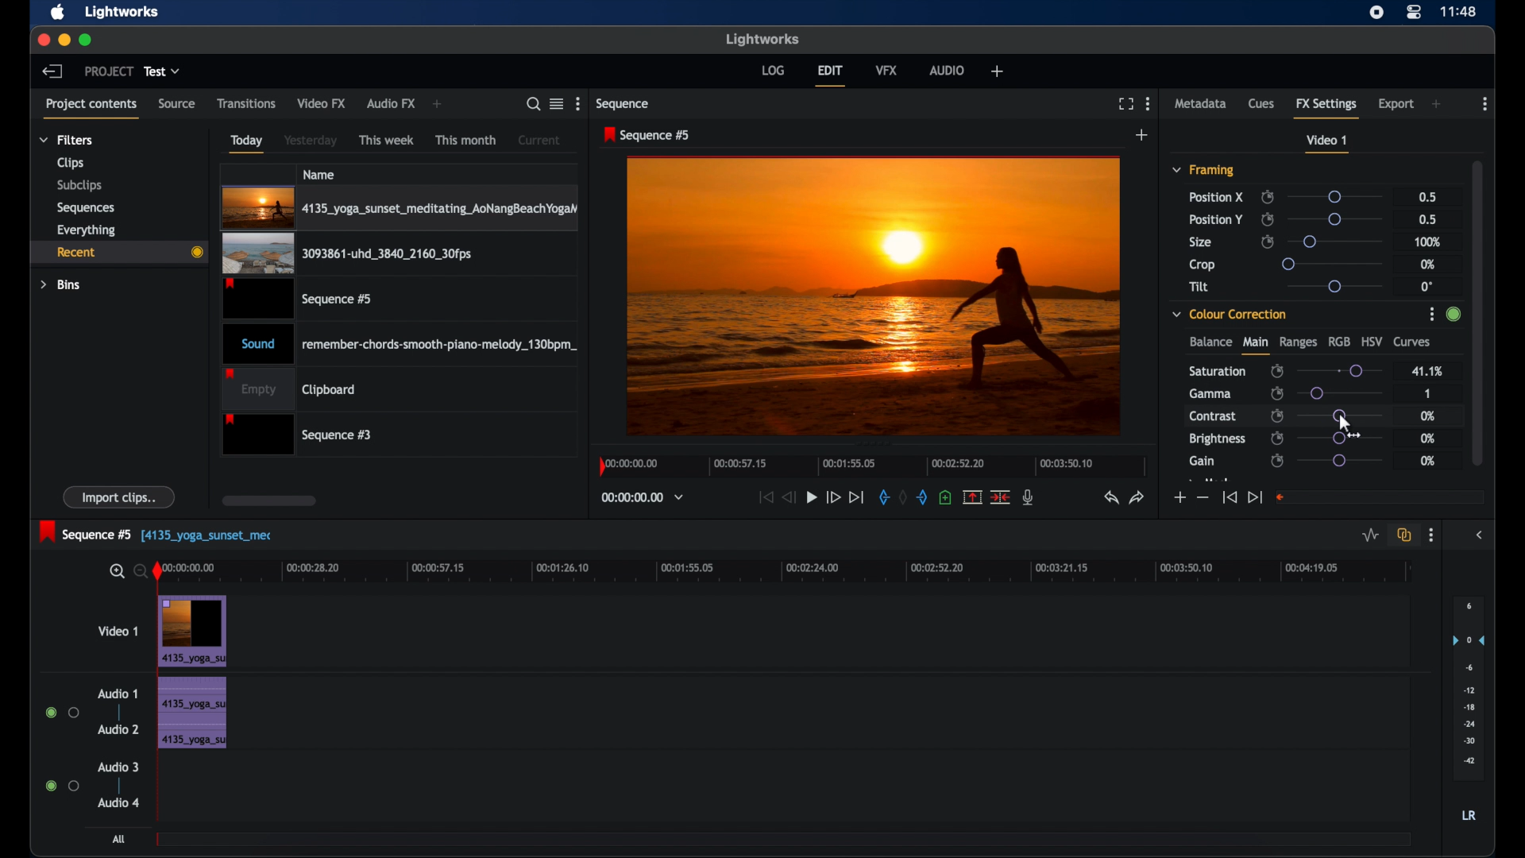 This screenshot has width=1525, height=858. What do you see at coordinates (346, 254) in the screenshot?
I see `video clip` at bounding box center [346, 254].